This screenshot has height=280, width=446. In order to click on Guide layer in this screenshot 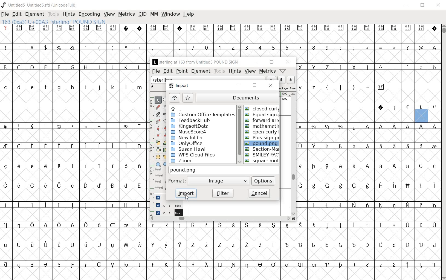, I will do `click(159, 198)`.